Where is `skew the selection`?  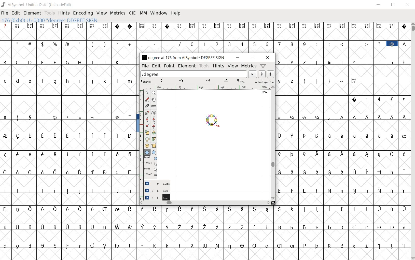 skew the selection is located at coordinates (154, 139).